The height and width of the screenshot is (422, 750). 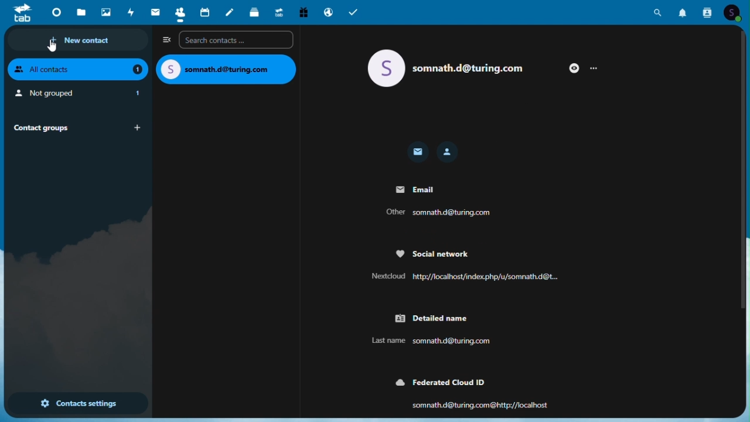 I want to click on Collapse side bar, so click(x=166, y=39).